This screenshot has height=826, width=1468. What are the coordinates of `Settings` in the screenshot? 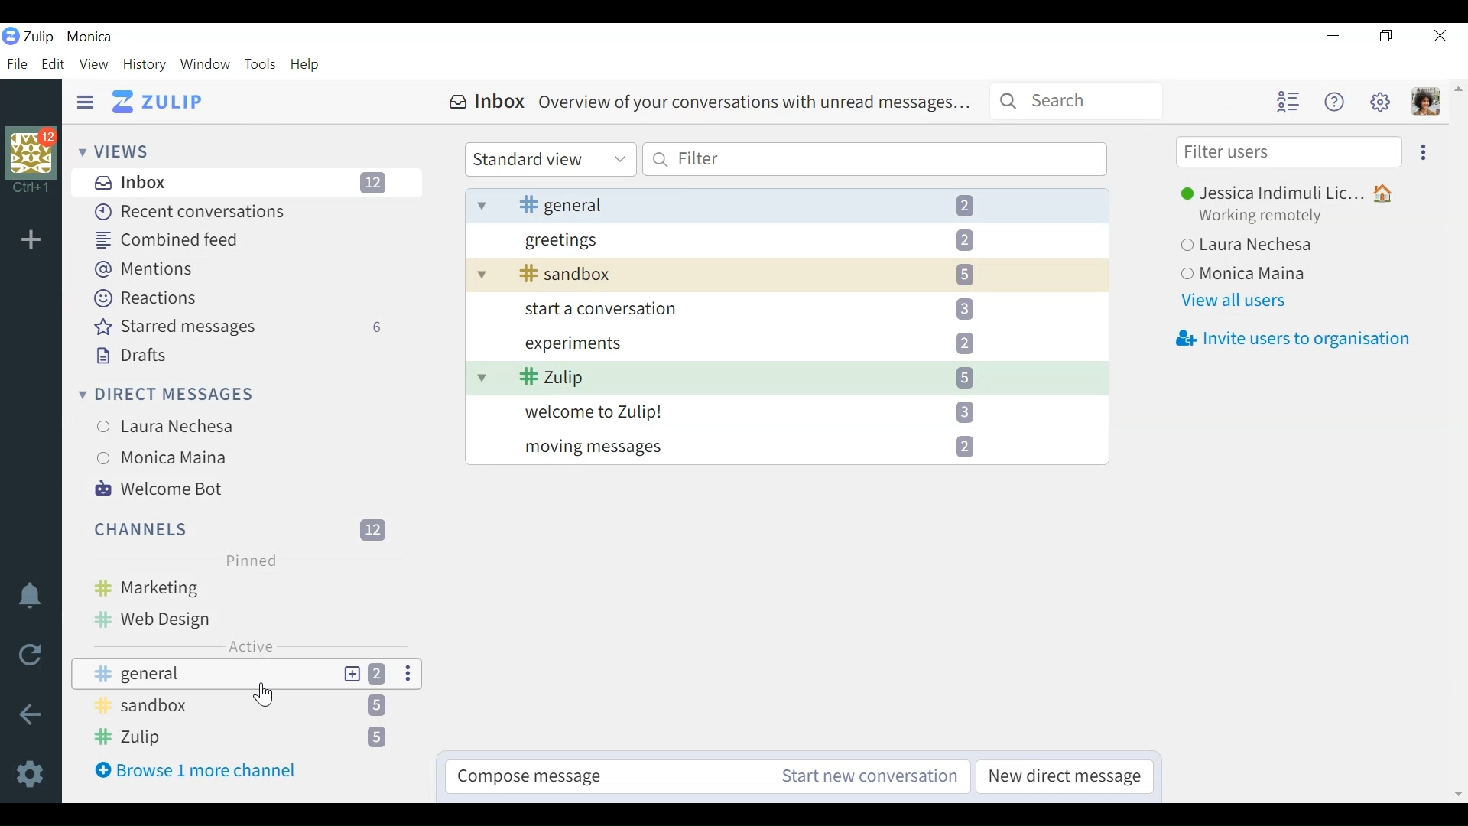 It's located at (34, 772).